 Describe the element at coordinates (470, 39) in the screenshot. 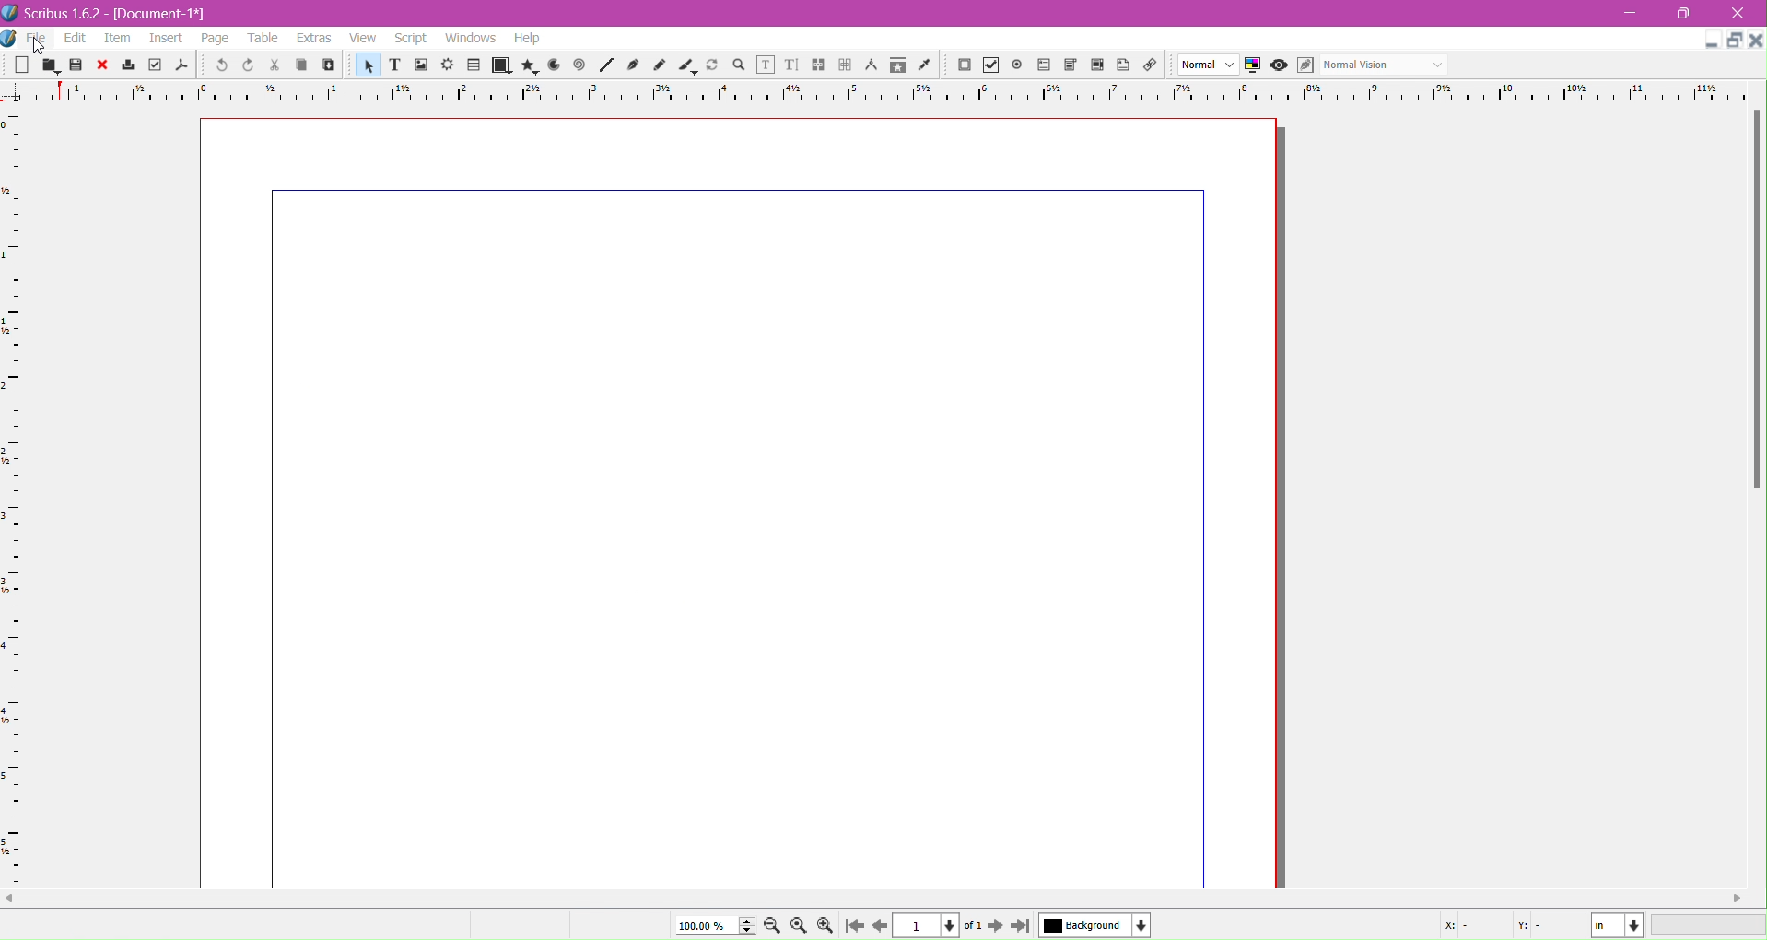

I see `windows menu` at that location.